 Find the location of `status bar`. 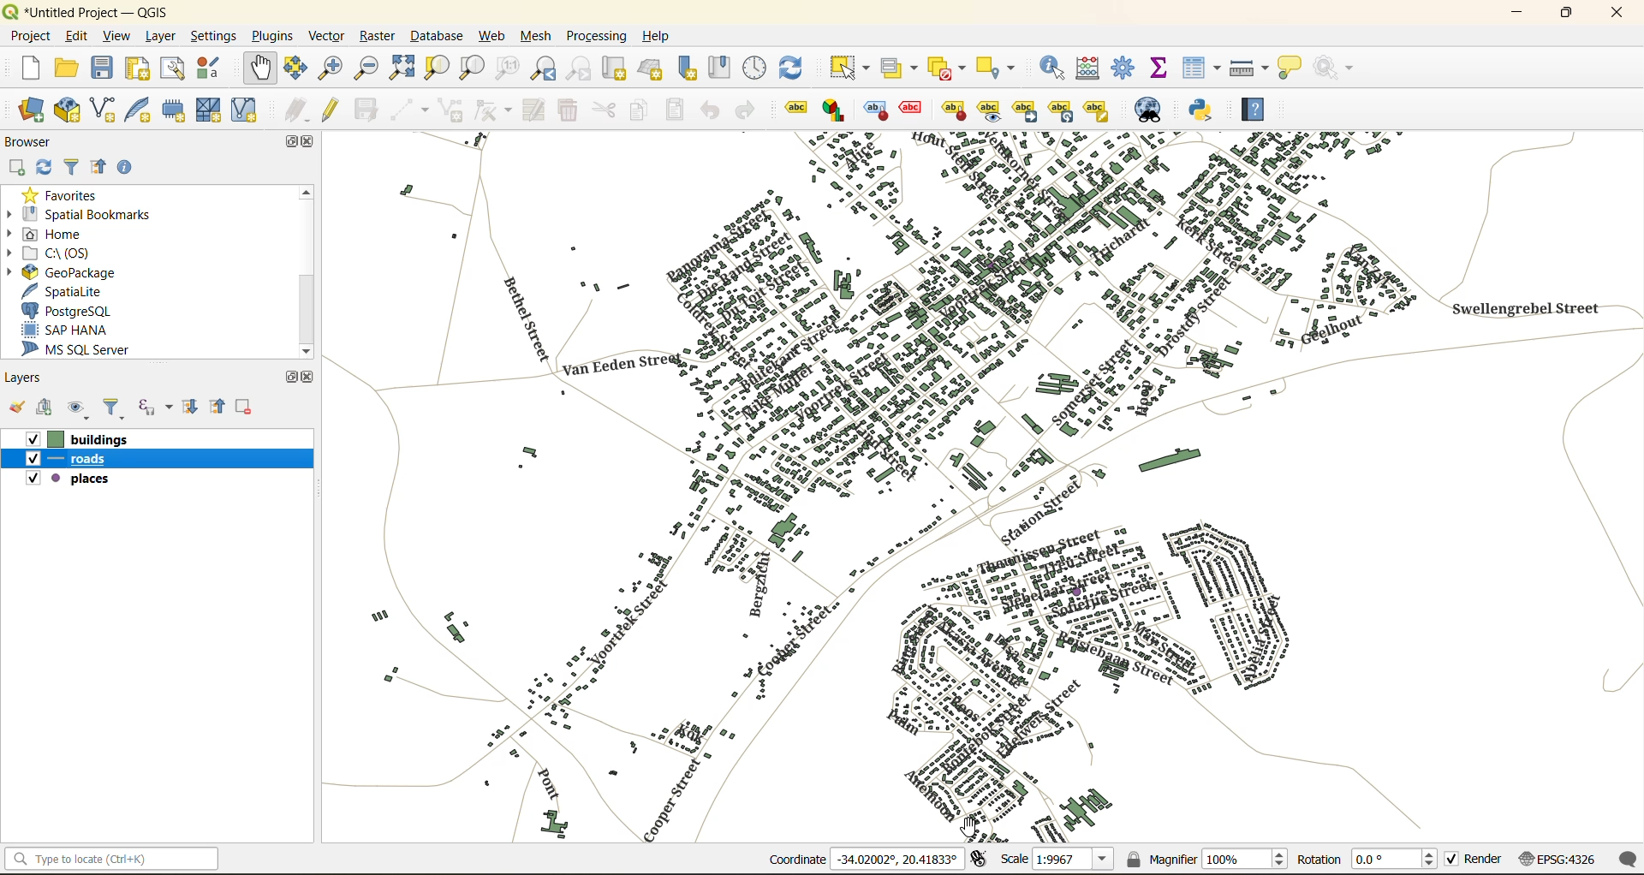

status bar is located at coordinates (114, 860).